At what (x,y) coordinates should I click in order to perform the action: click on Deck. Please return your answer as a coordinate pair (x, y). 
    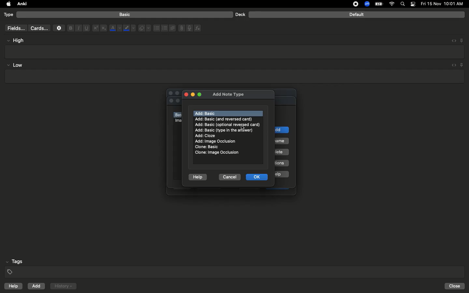
    Looking at the image, I should click on (240, 14).